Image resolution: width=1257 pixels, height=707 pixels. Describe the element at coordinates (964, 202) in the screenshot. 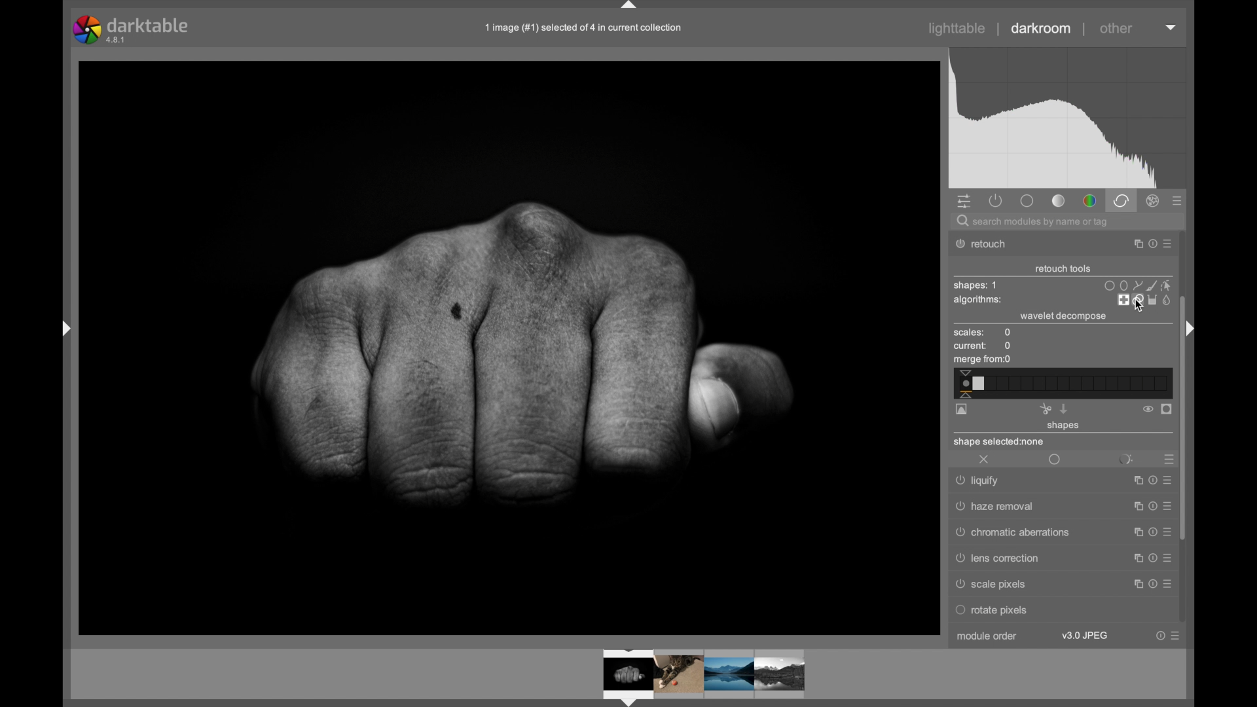

I see `show quick panel` at that location.